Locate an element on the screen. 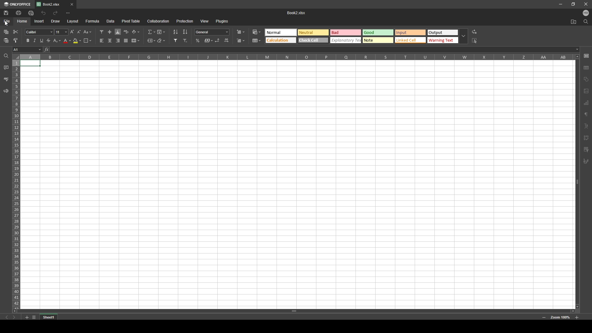  redo is located at coordinates (56, 13).